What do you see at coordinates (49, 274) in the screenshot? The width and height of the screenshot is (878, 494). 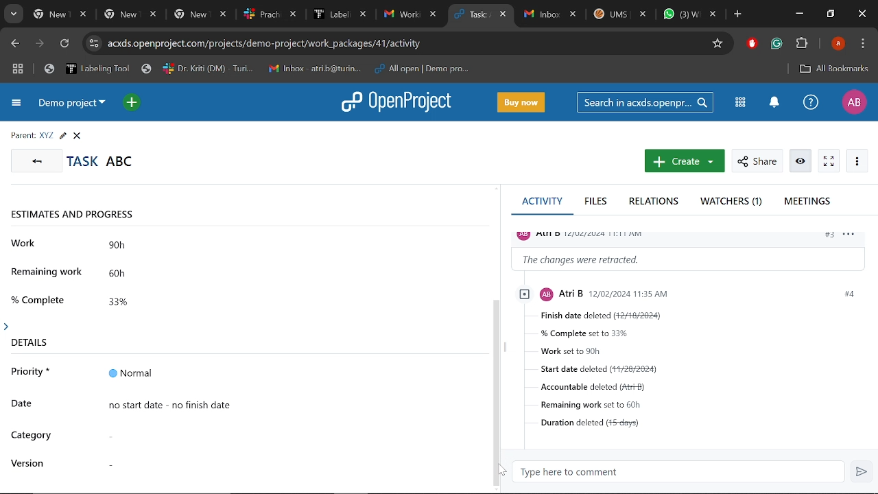 I see `remaining work` at bounding box center [49, 274].